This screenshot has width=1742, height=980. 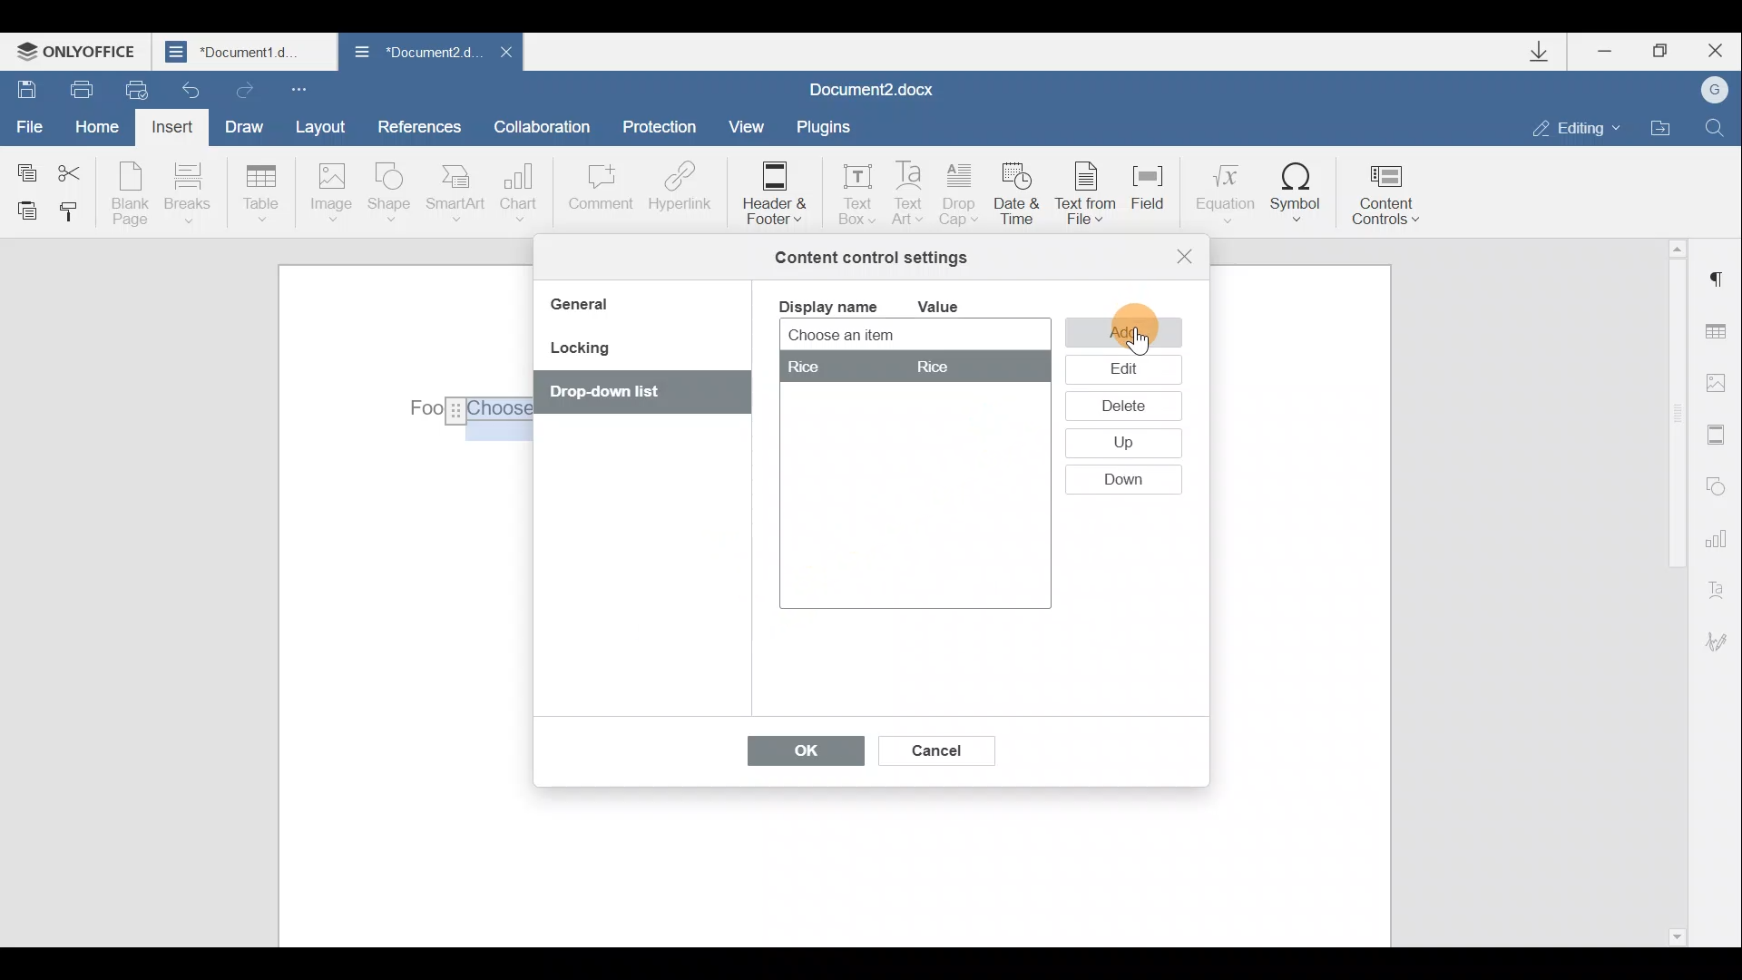 I want to click on Document2.docx, so click(x=873, y=87).